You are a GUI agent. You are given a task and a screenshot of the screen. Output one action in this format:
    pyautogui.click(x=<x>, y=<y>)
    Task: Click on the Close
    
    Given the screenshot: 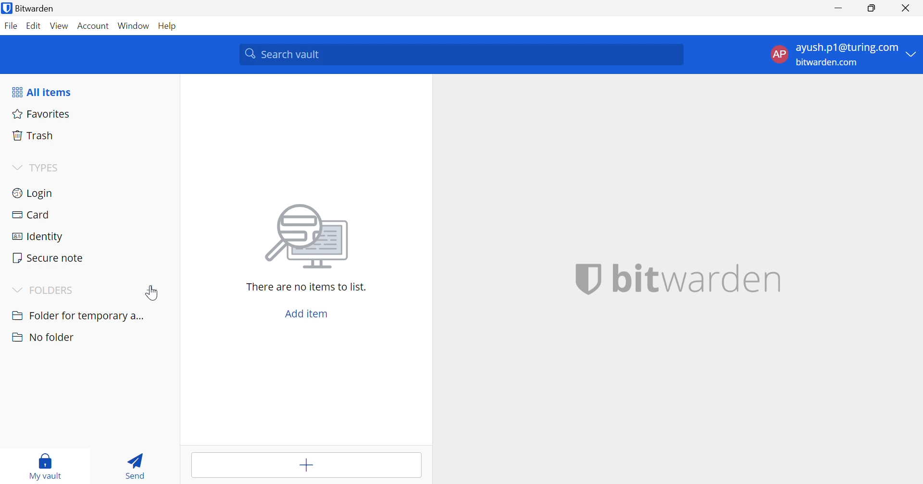 What is the action you would take?
    pyautogui.click(x=905, y=8)
    